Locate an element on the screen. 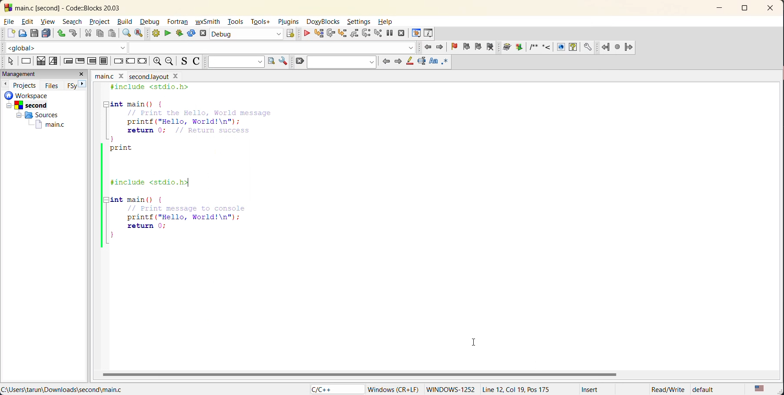 The image size is (784, 395). workspace is located at coordinates (34, 95).